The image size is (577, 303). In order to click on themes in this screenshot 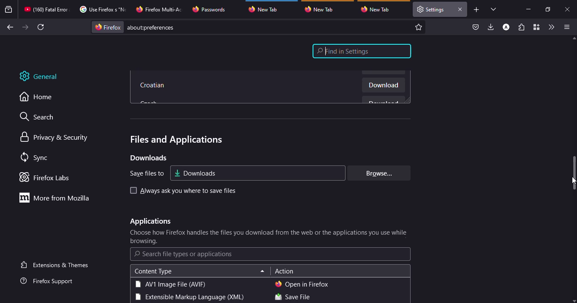, I will do `click(56, 265)`.